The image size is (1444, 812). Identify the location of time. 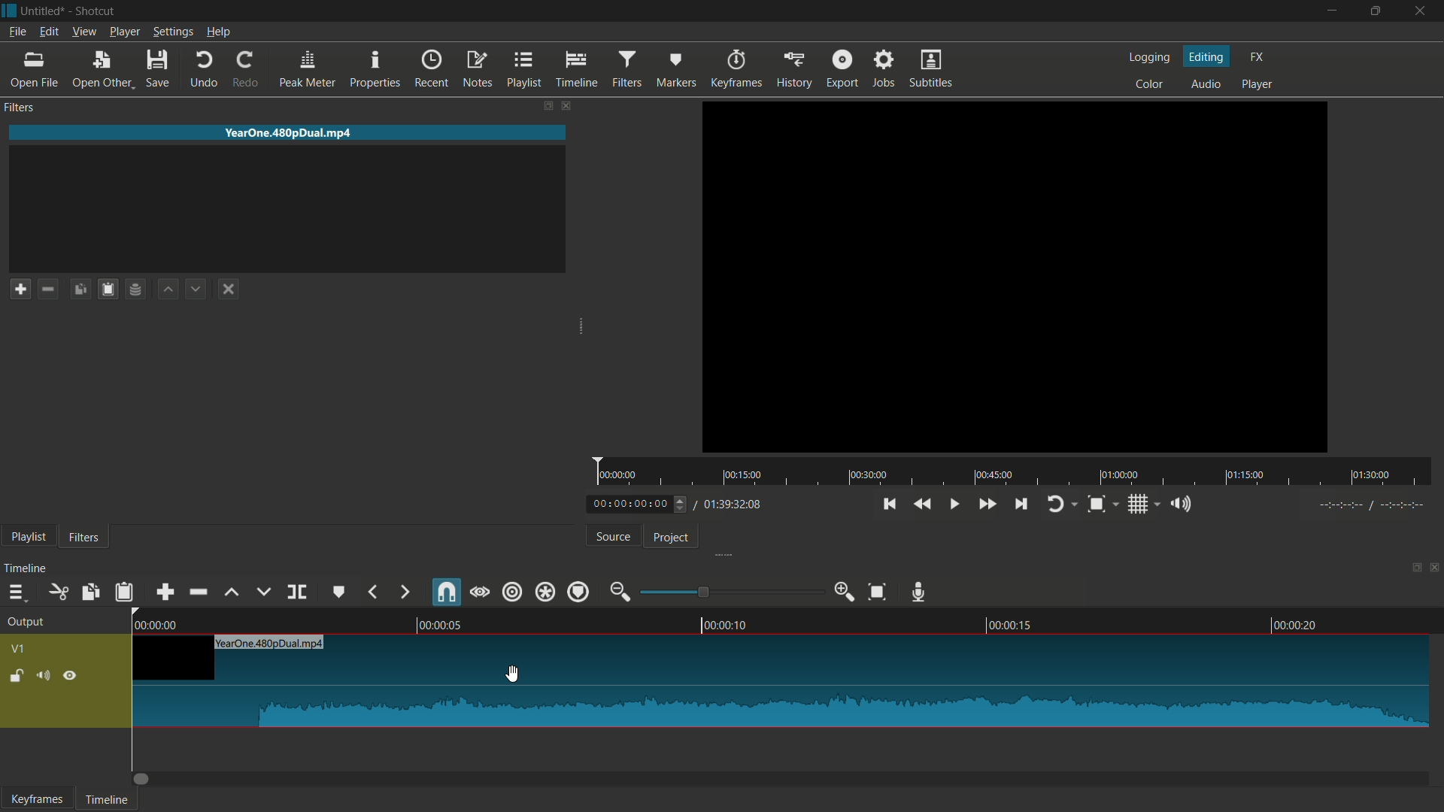
(1370, 504).